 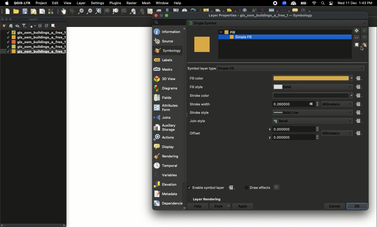 What do you see at coordinates (225, 113) in the screenshot?
I see `Stroke style` at bounding box center [225, 113].